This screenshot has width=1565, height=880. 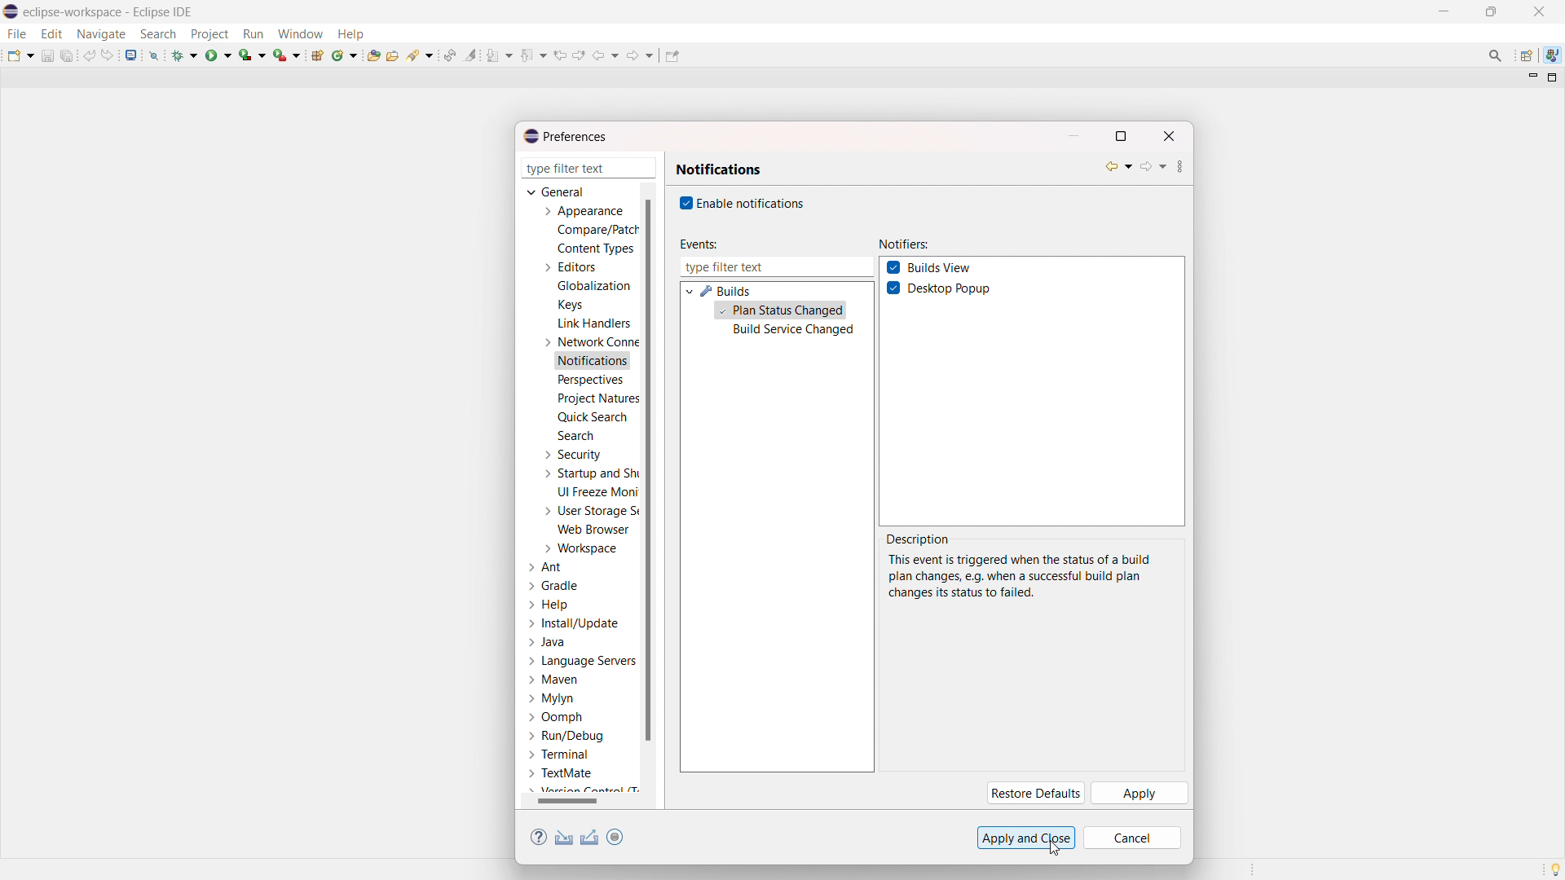 What do you see at coordinates (11, 12) in the screenshot?
I see `logo` at bounding box center [11, 12].